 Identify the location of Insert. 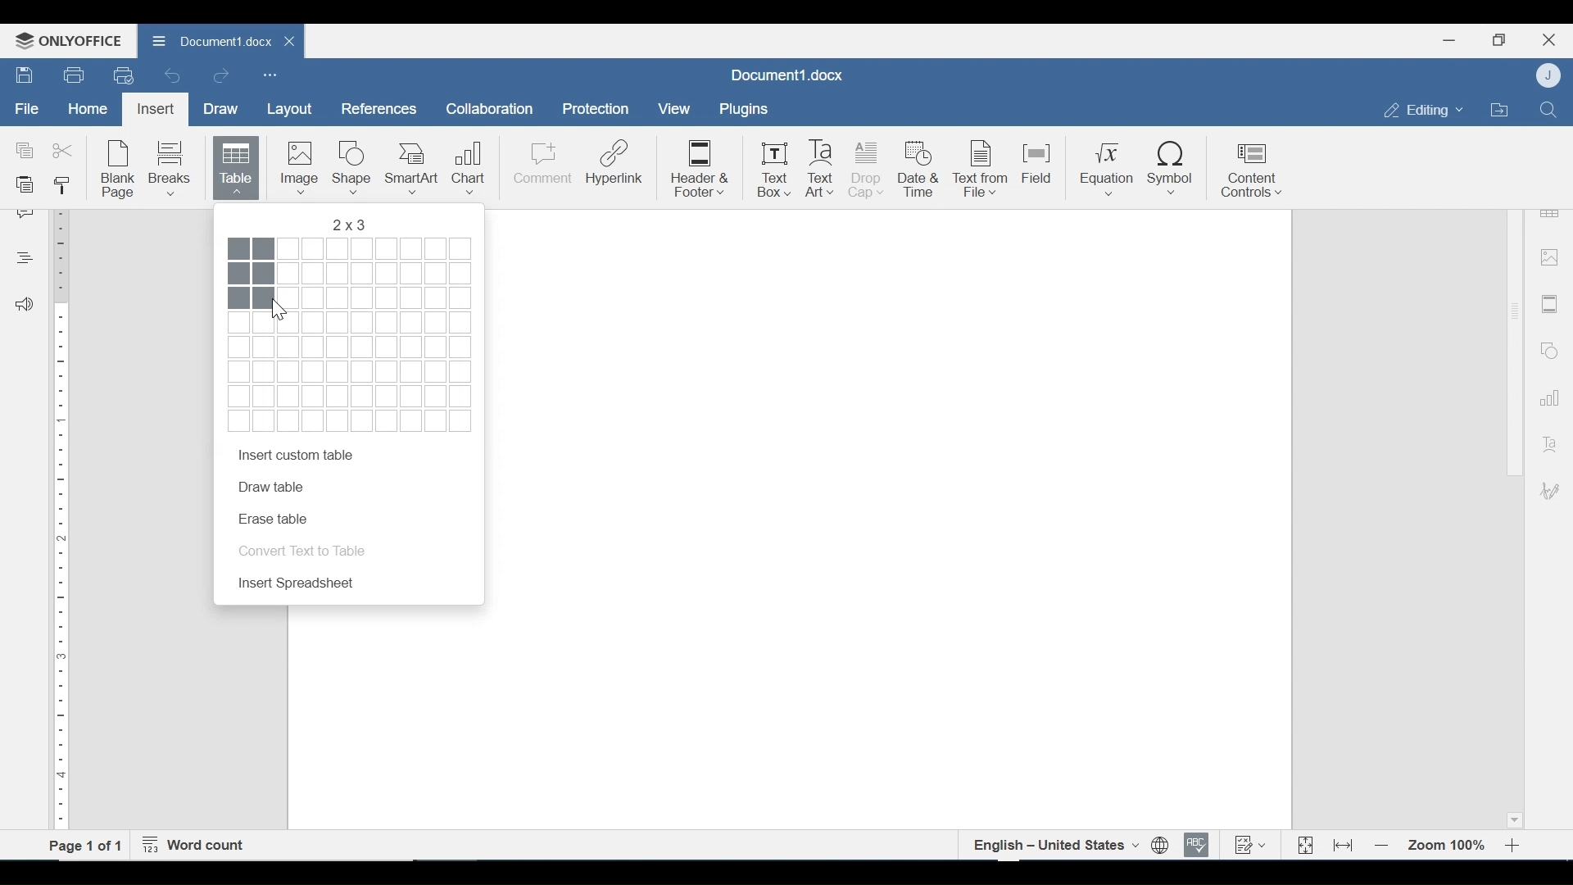
(154, 109).